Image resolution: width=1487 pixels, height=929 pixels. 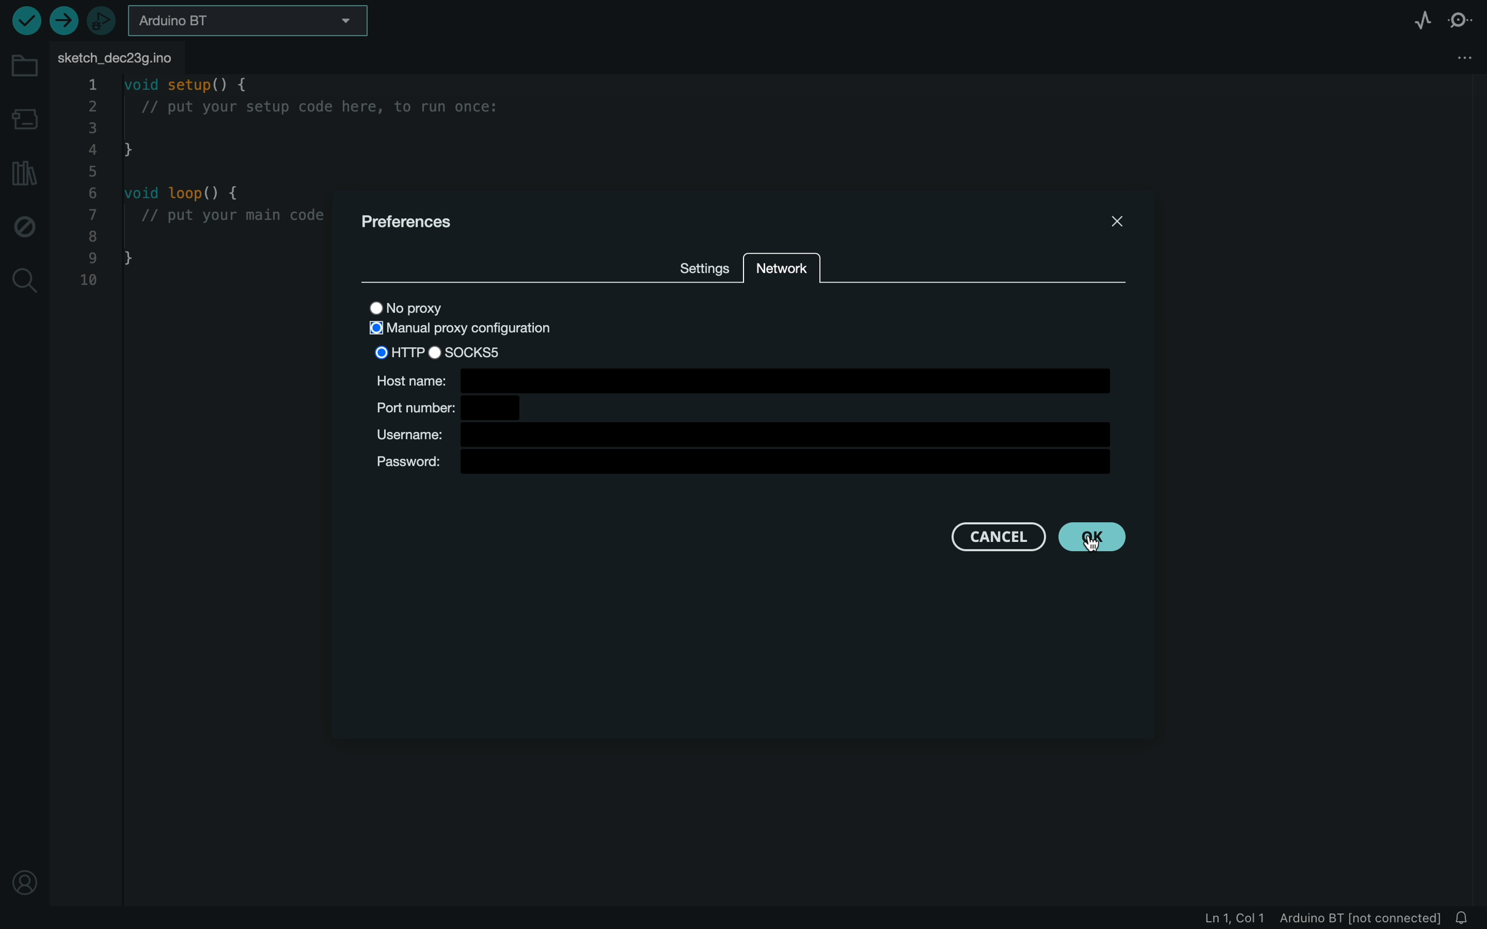 I want to click on cancel, so click(x=999, y=536).